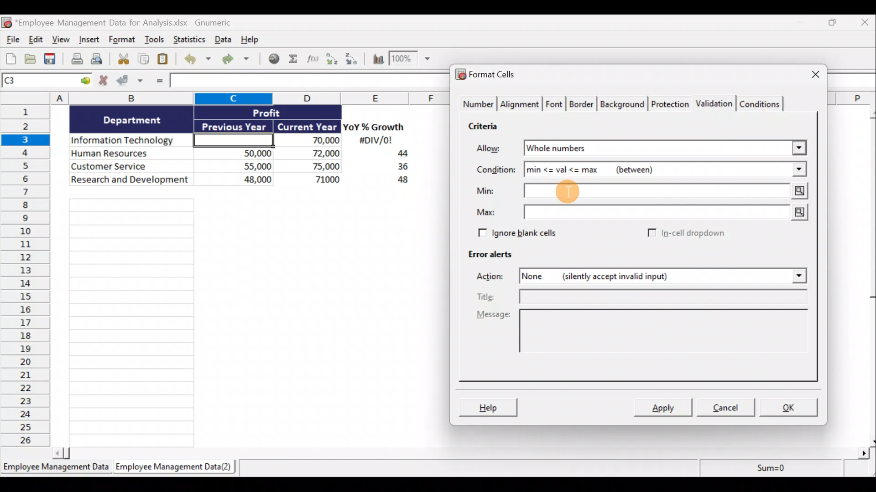  I want to click on Paste clipboard, so click(166, 59).